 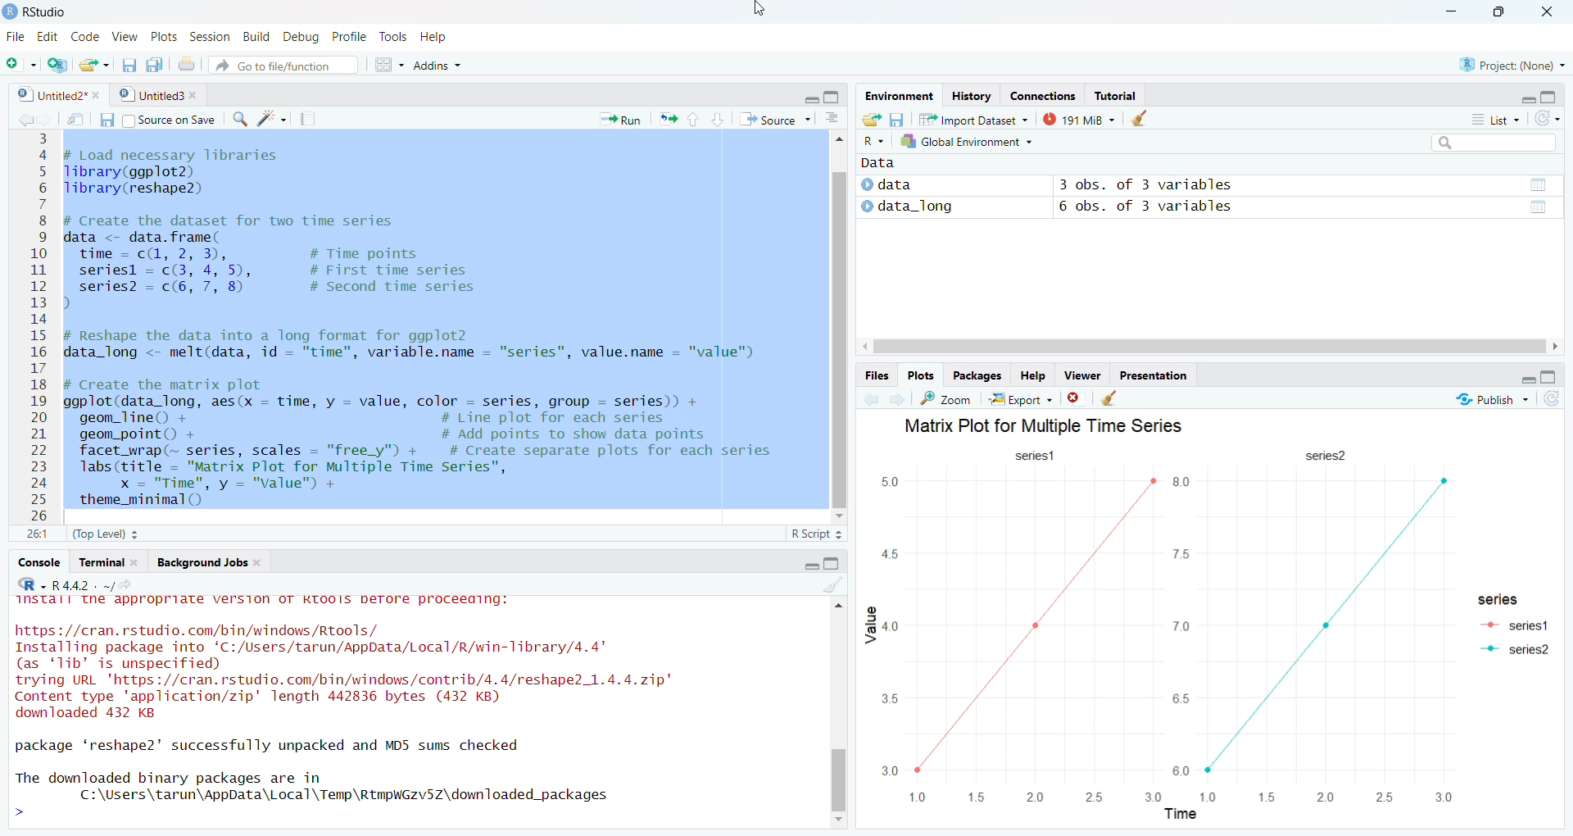 I want to click on Help, so click(x=1032, y=374).